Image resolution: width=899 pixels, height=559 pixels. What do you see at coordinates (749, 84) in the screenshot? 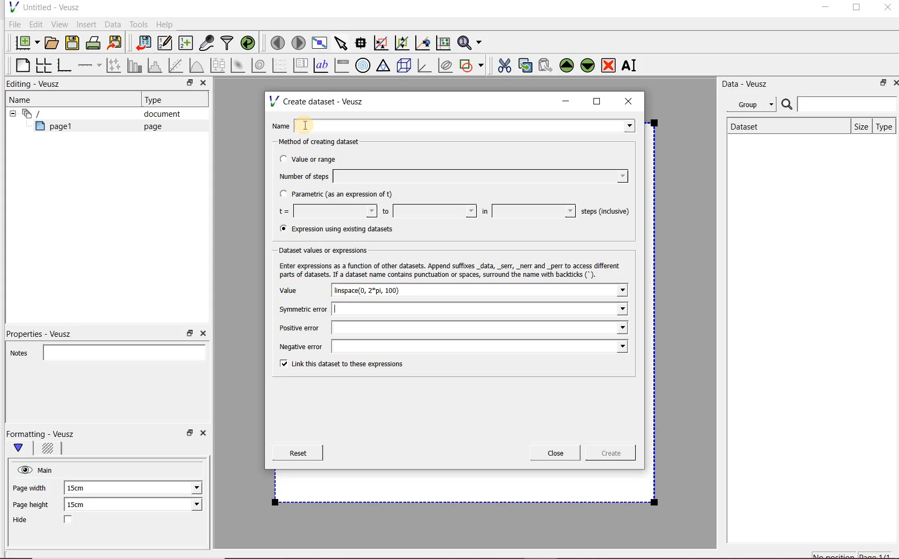
I see `Data - Veusz` at bounding box center [749, 84].